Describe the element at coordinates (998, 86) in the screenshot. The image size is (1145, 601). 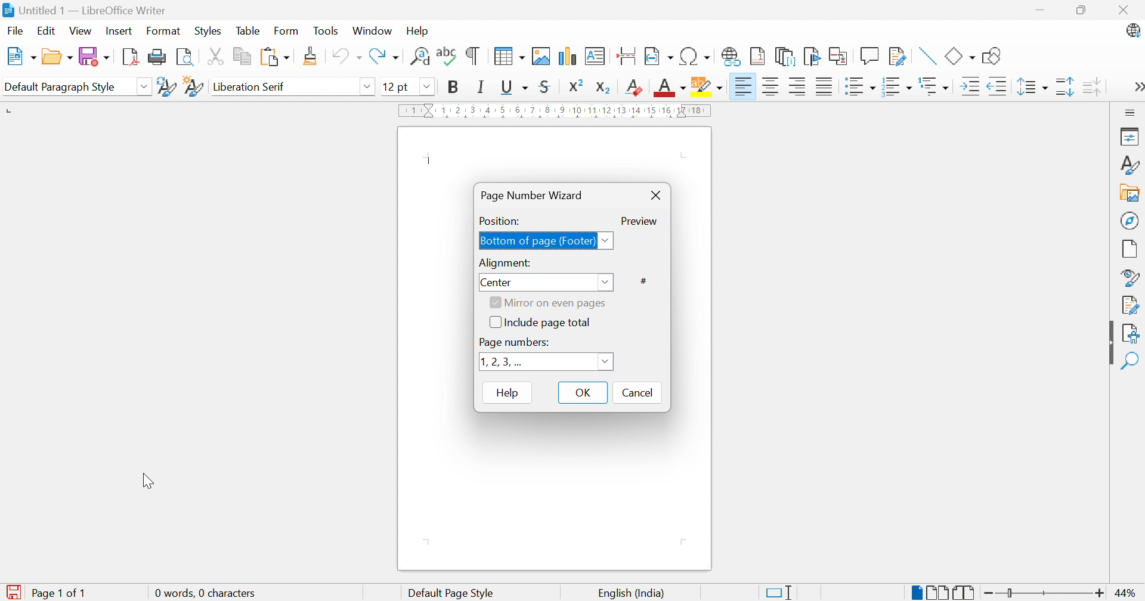
I see `Decrease indent` at that location.